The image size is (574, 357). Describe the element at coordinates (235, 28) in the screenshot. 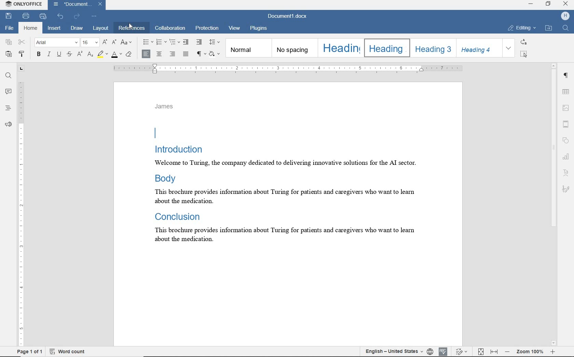

I see `view` at that location.